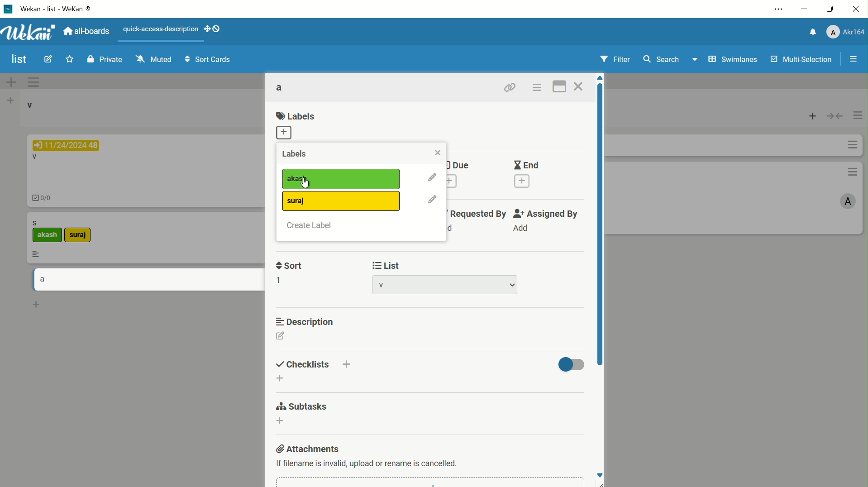 Image resolution: width=868 pixels, height=487 pixels. Describe the element at coordinates (579, 88) in the screenshot. I see `close card` at that location.